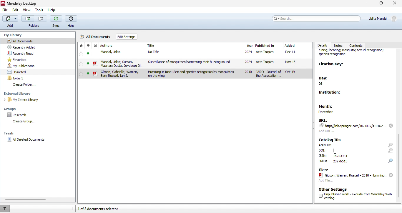 The image size is (402, 213). Describe the element at coordinates (316, 19) in the screenshot. I see `search bar` at that location.